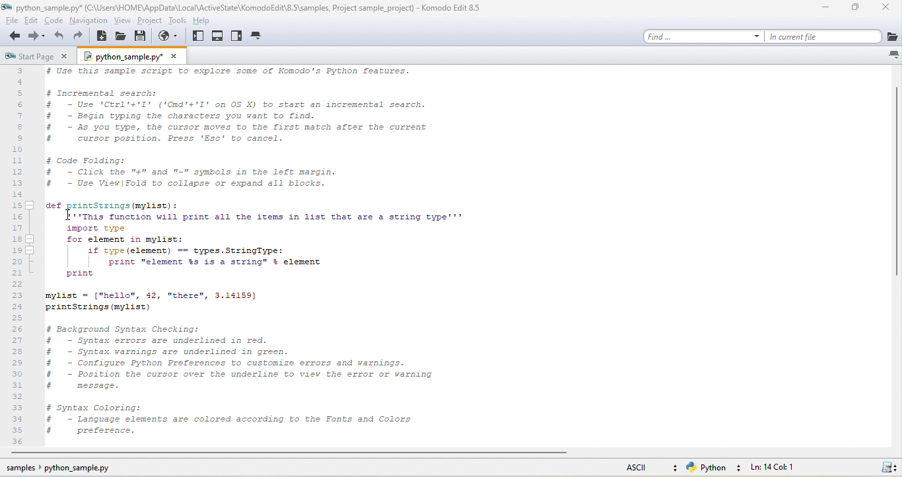 The height and width of the screenshot is (477, 902). Describe the element at coordinates (893, 178) in the screenshot. I see `vertical scroll bar` at that location.